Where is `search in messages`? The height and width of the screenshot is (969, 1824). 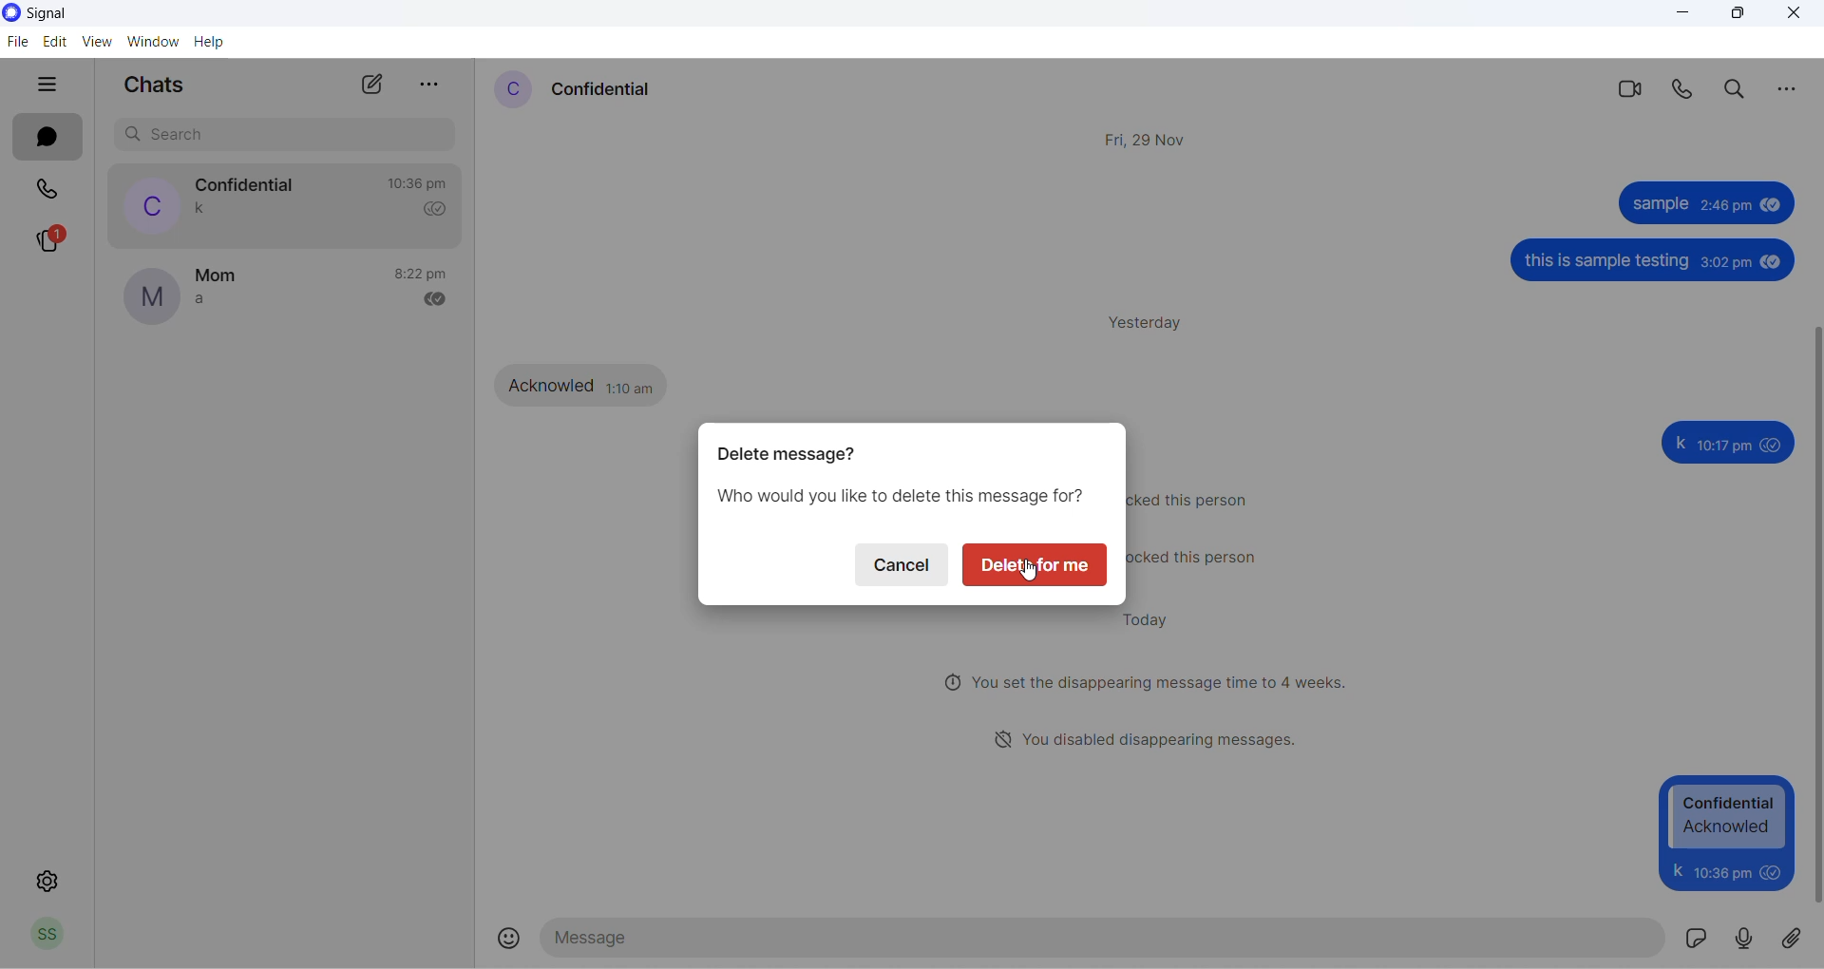
search in messages is located at coordinates (1738, 88).